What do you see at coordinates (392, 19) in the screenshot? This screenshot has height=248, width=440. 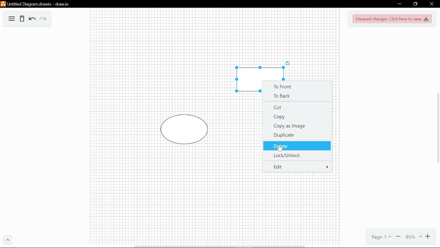 I see `Unsaved changes. Click here to save.` at bounding box center [392, 19].